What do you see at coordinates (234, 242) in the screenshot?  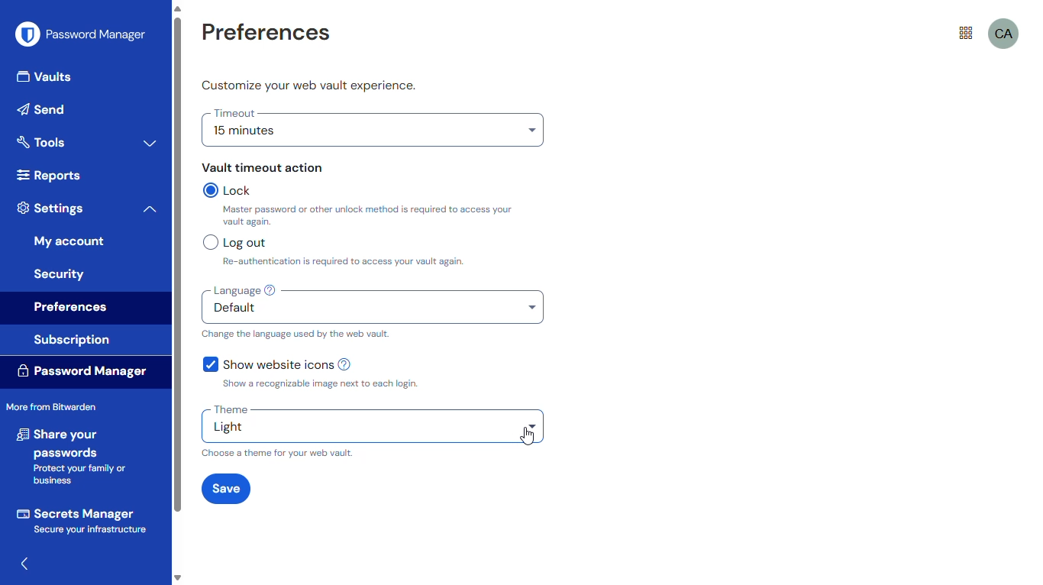 I see `log out` at bounding box center [234, 242].